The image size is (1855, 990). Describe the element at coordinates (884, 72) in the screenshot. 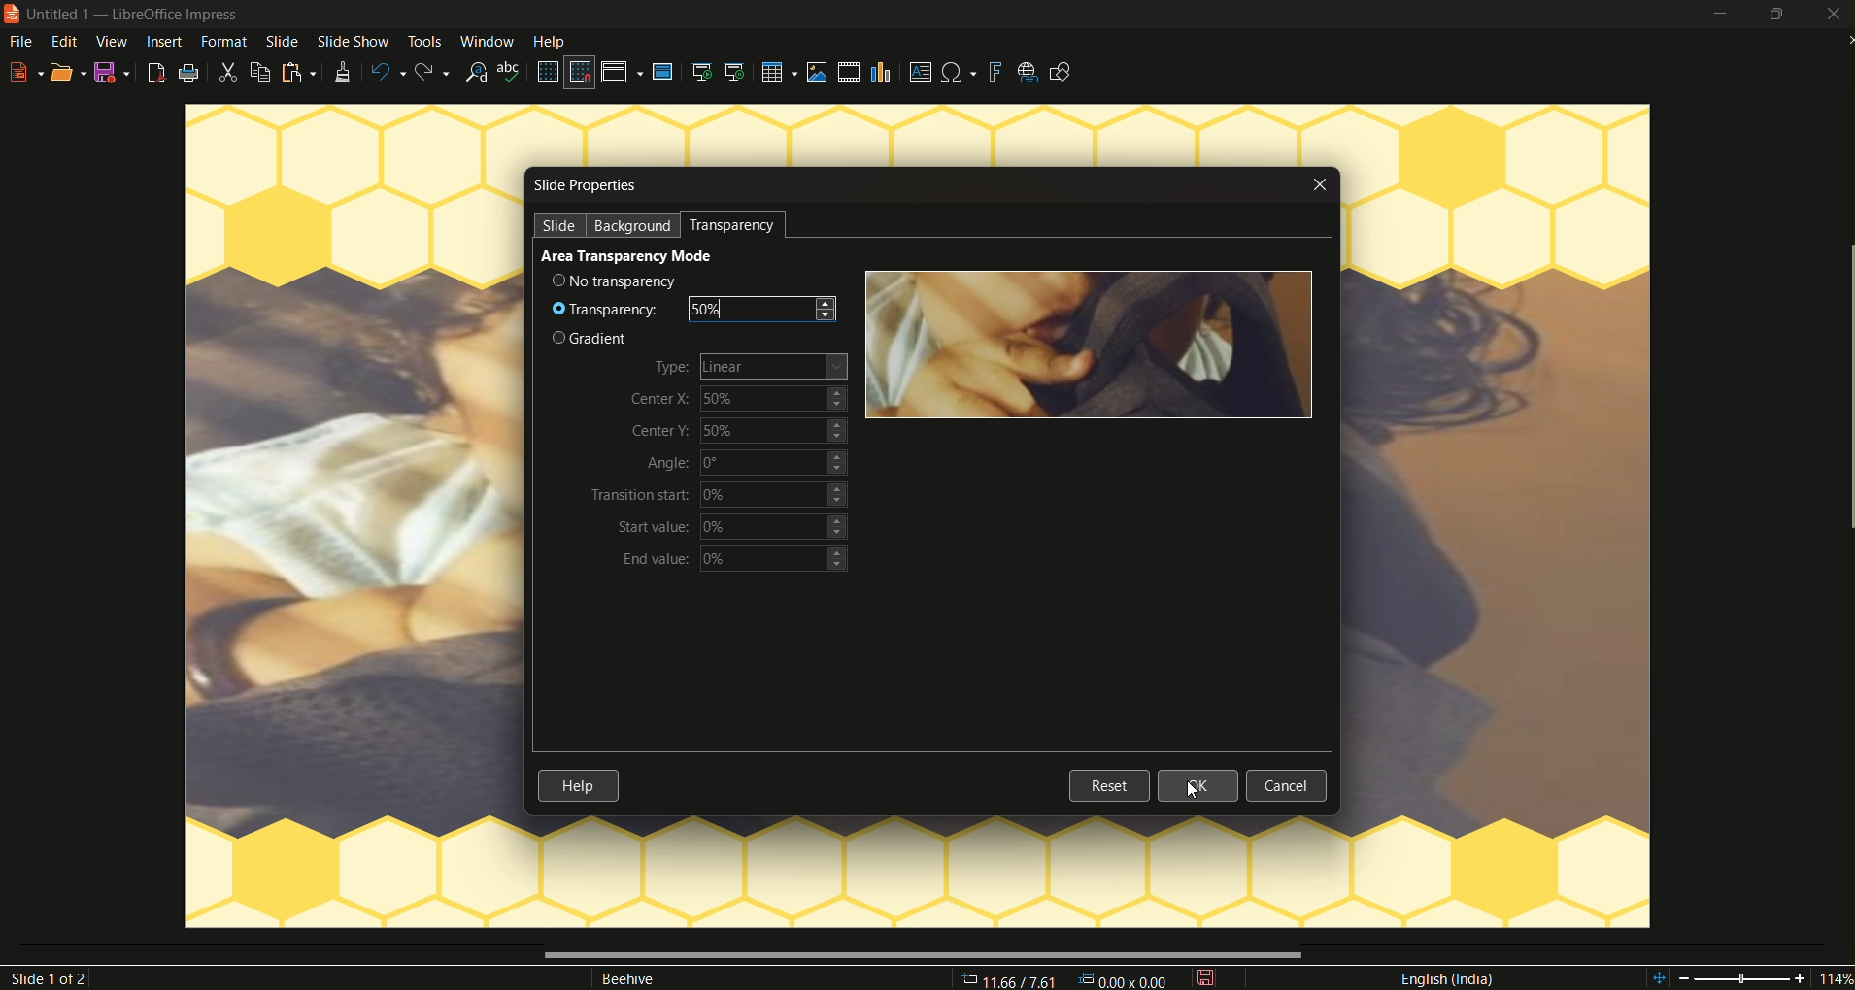

I see `insert chart` at that location.